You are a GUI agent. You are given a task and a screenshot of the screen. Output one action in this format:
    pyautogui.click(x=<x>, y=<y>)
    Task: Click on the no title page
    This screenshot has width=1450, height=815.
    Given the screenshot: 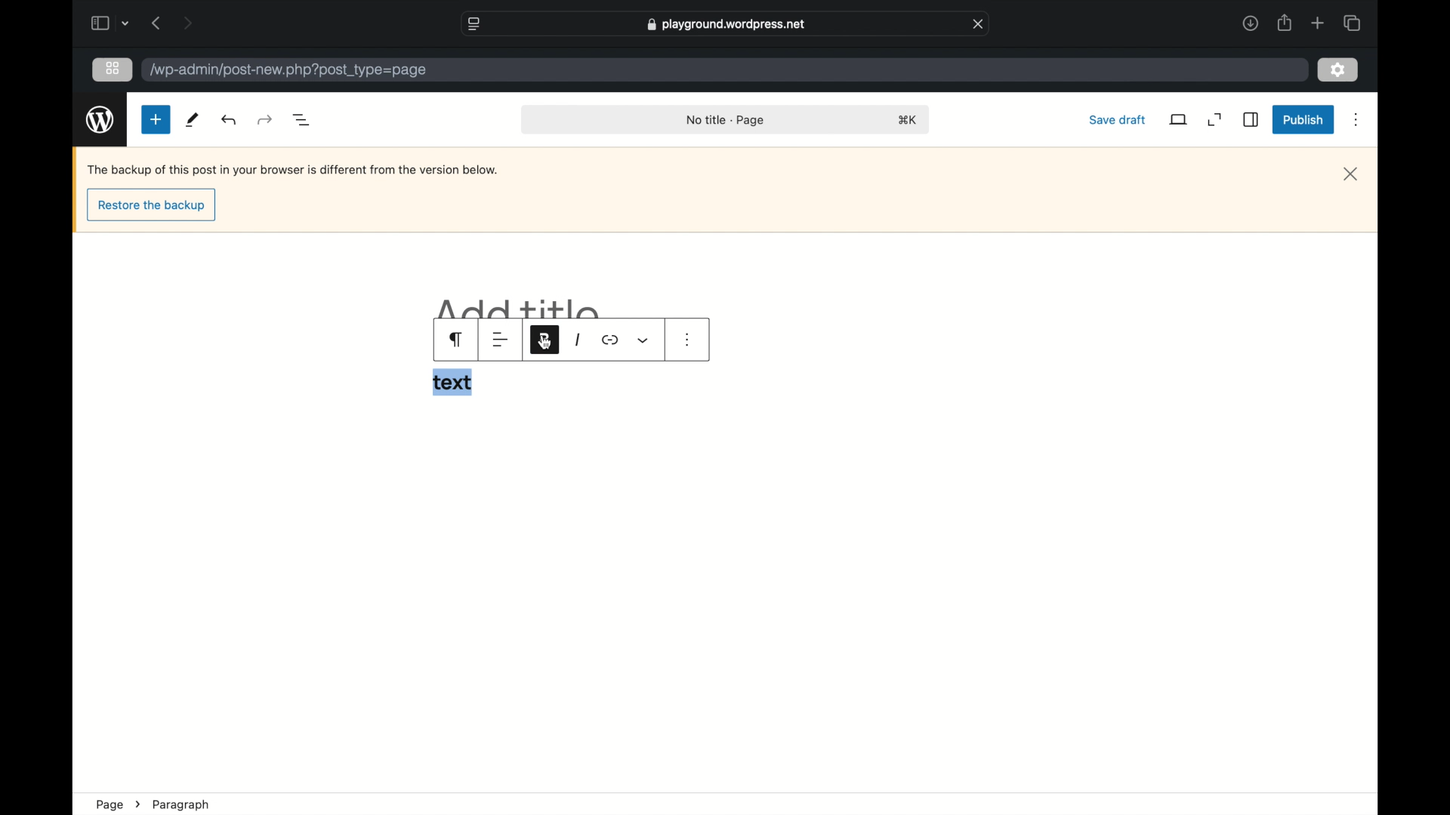 What is the action you would take?
    pyautogui.click(x=727, y=119)
    